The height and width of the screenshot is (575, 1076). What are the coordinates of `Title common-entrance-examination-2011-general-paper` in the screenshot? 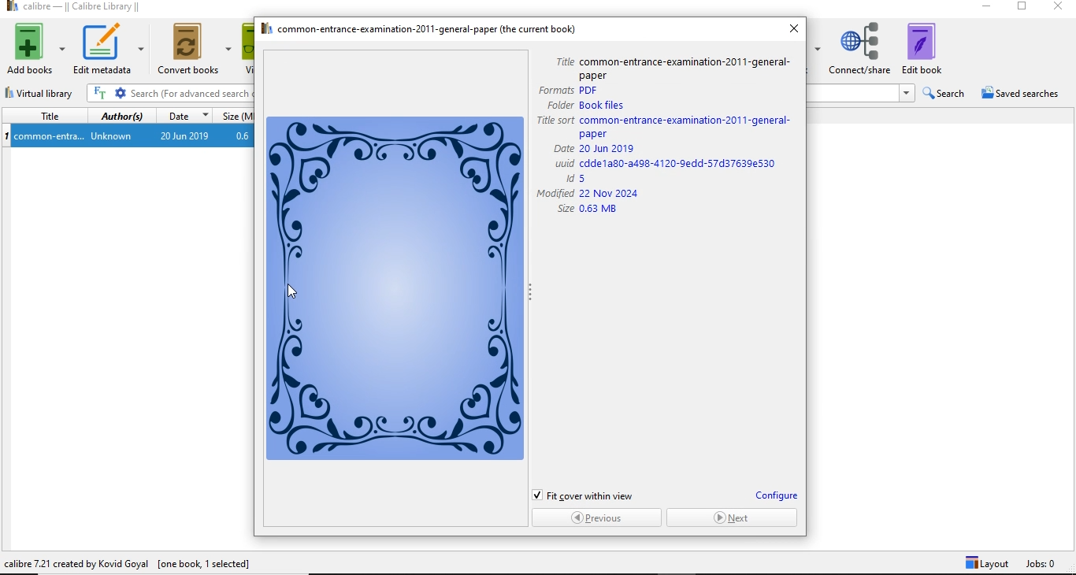 It's located at (670, 67).